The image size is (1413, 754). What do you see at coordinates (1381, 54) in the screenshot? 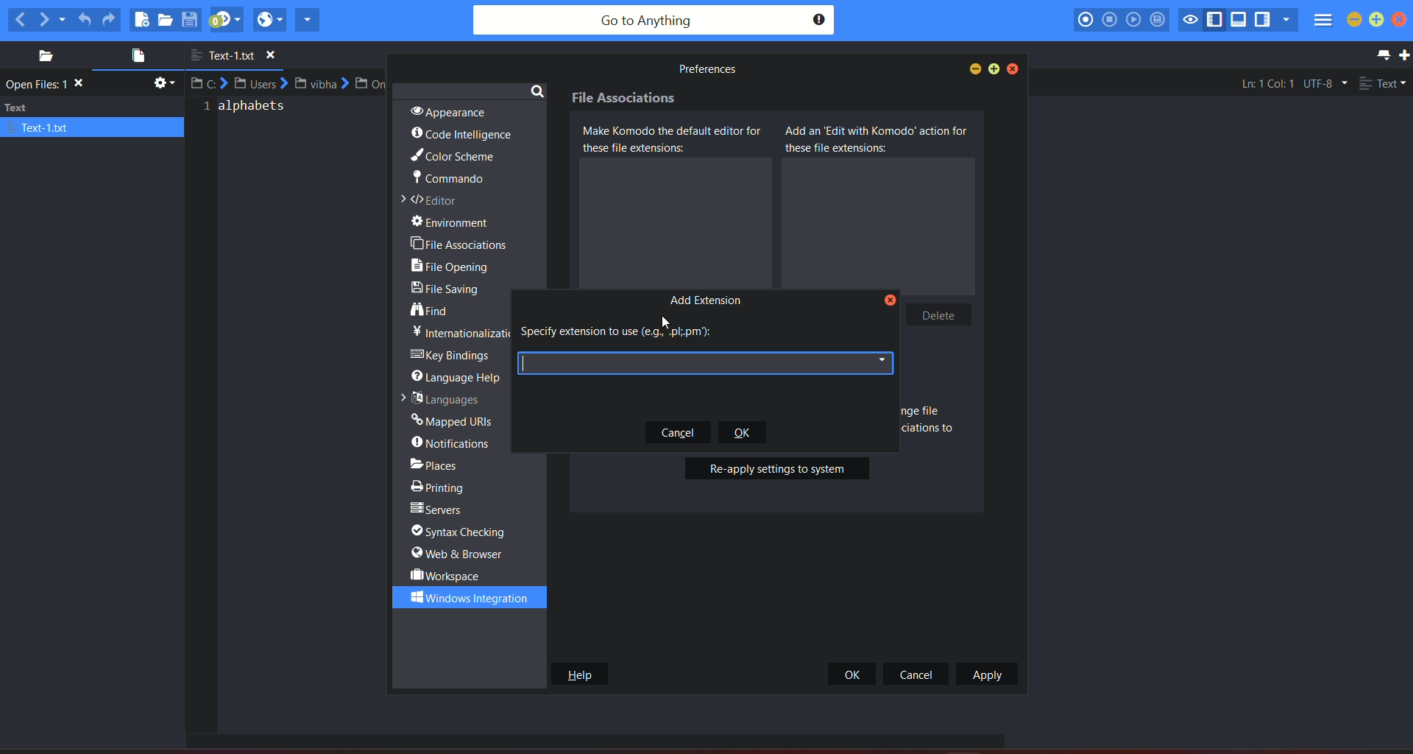
I see `list all tab` at bounding box center [1381, 54].